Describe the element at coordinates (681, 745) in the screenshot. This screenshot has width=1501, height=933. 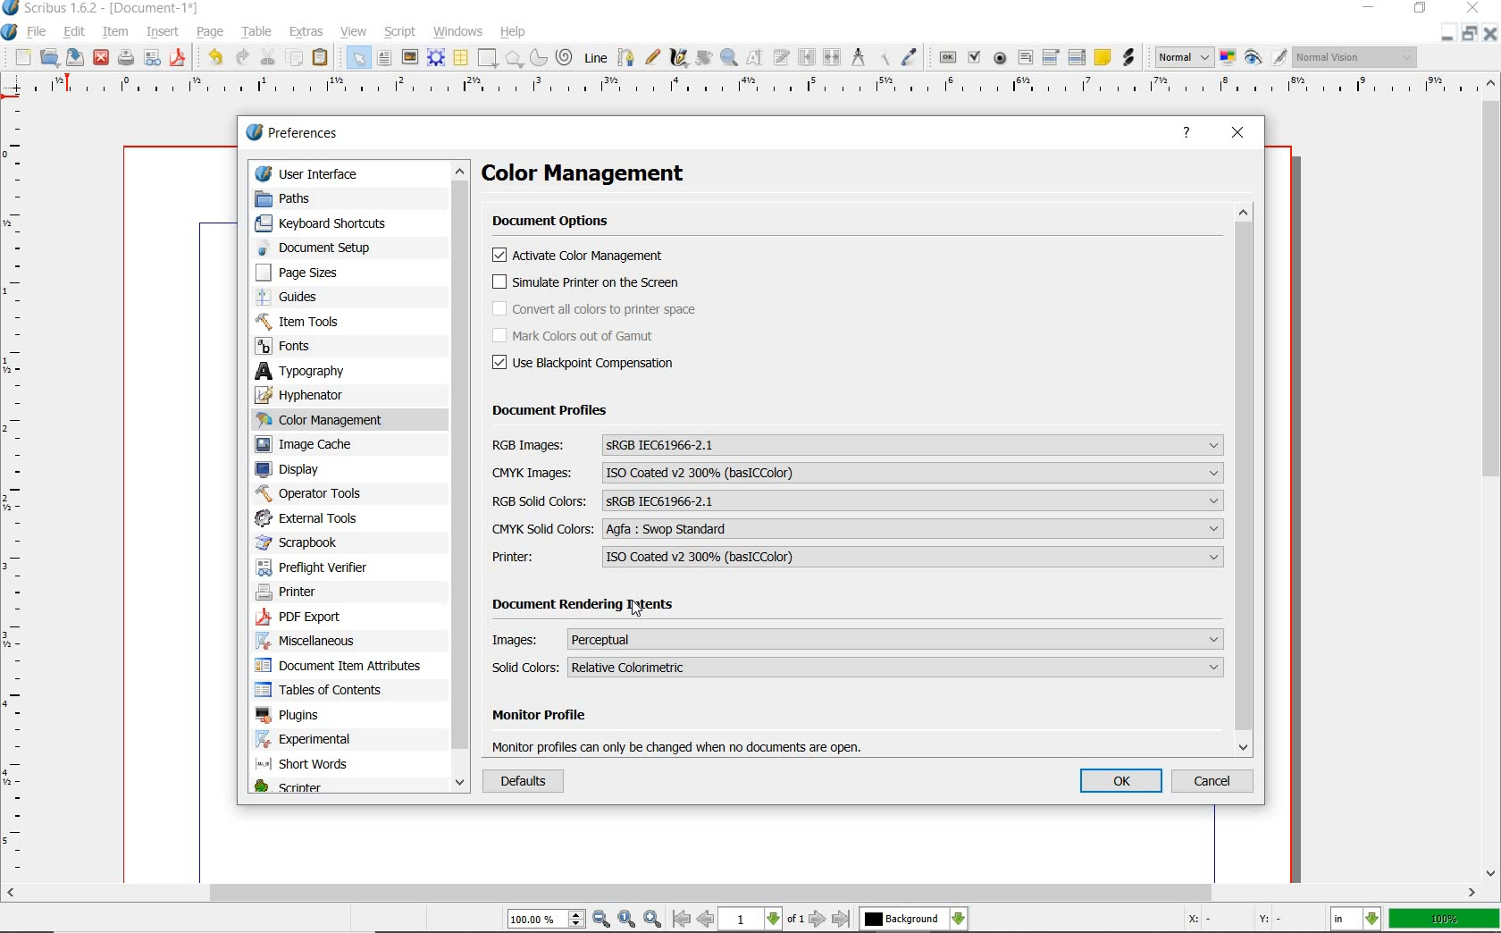
I see `monitor profile can only be changed when no documents are open.` at that location.